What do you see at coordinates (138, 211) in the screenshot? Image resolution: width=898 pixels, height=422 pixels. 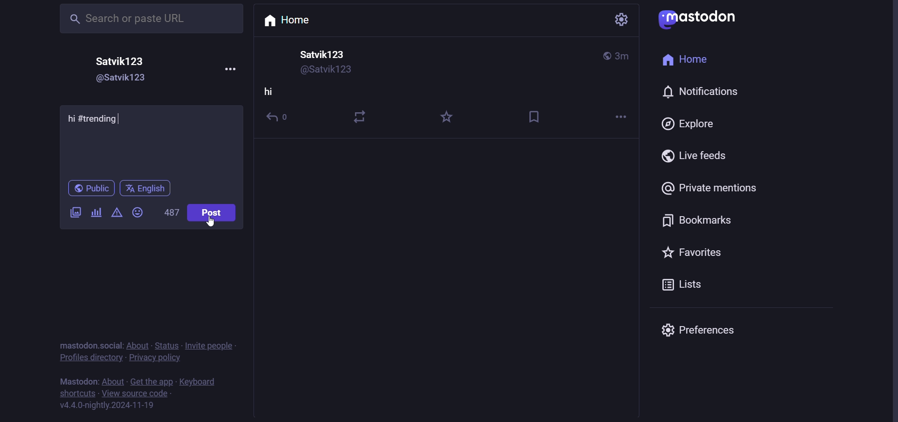 I see `emoji` at bounding box center [138, 211].